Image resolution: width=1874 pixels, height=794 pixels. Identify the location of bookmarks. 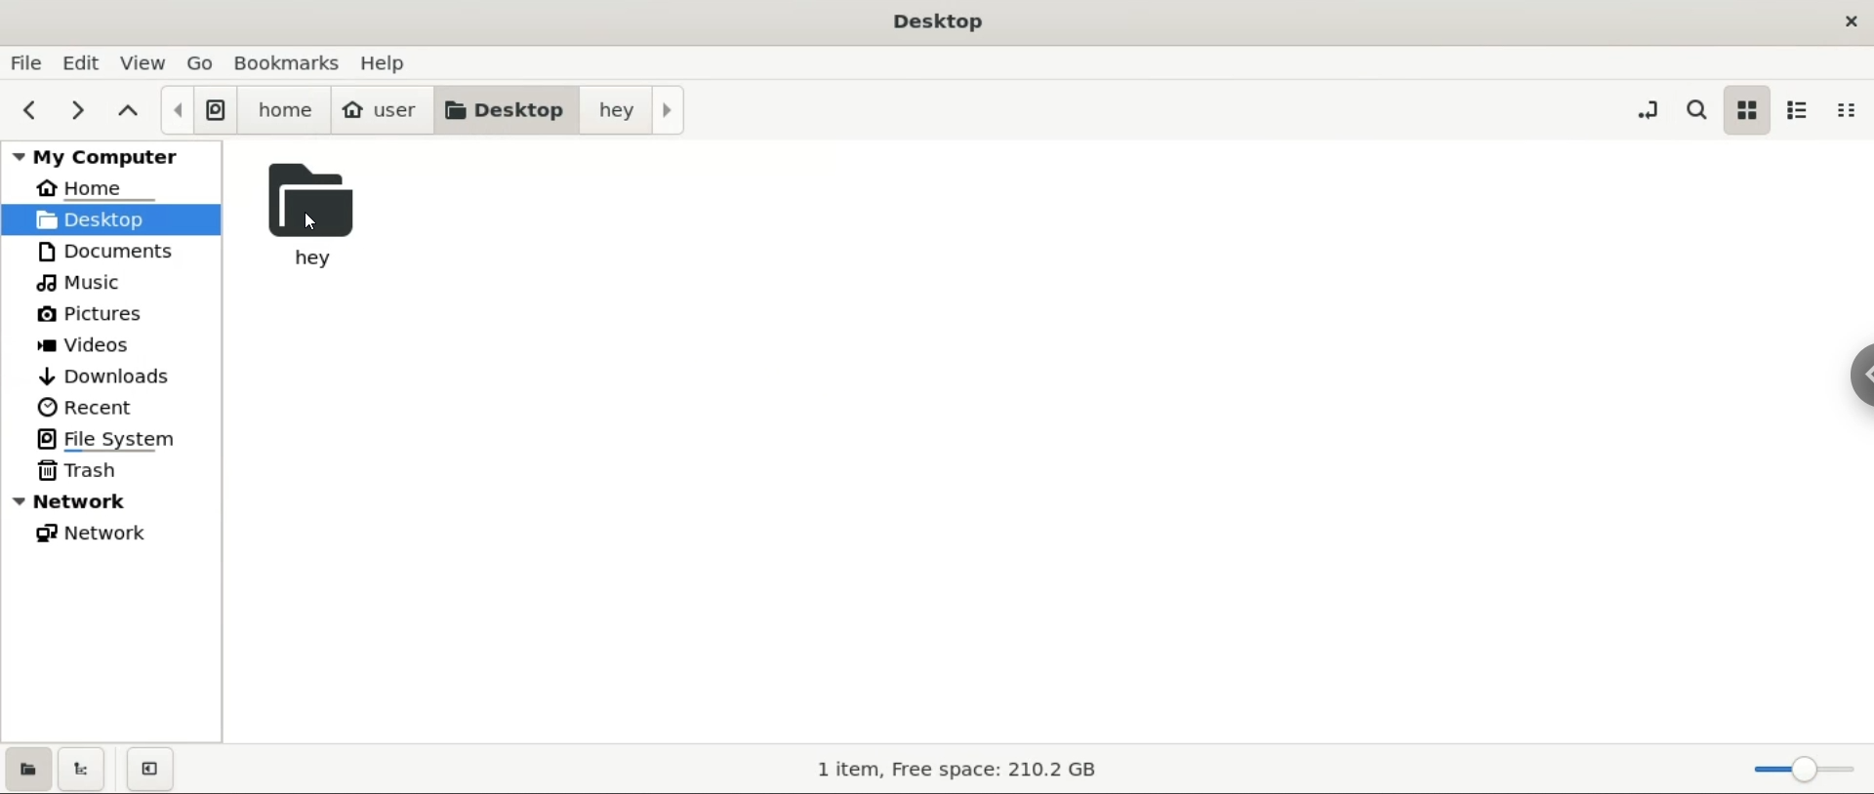
(288, 62).